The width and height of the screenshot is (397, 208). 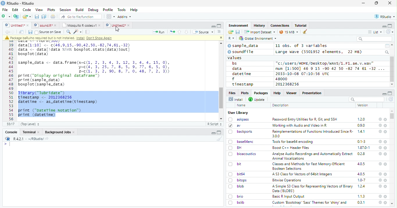 I want to click on sound.R*, so click(x=45, y=25).